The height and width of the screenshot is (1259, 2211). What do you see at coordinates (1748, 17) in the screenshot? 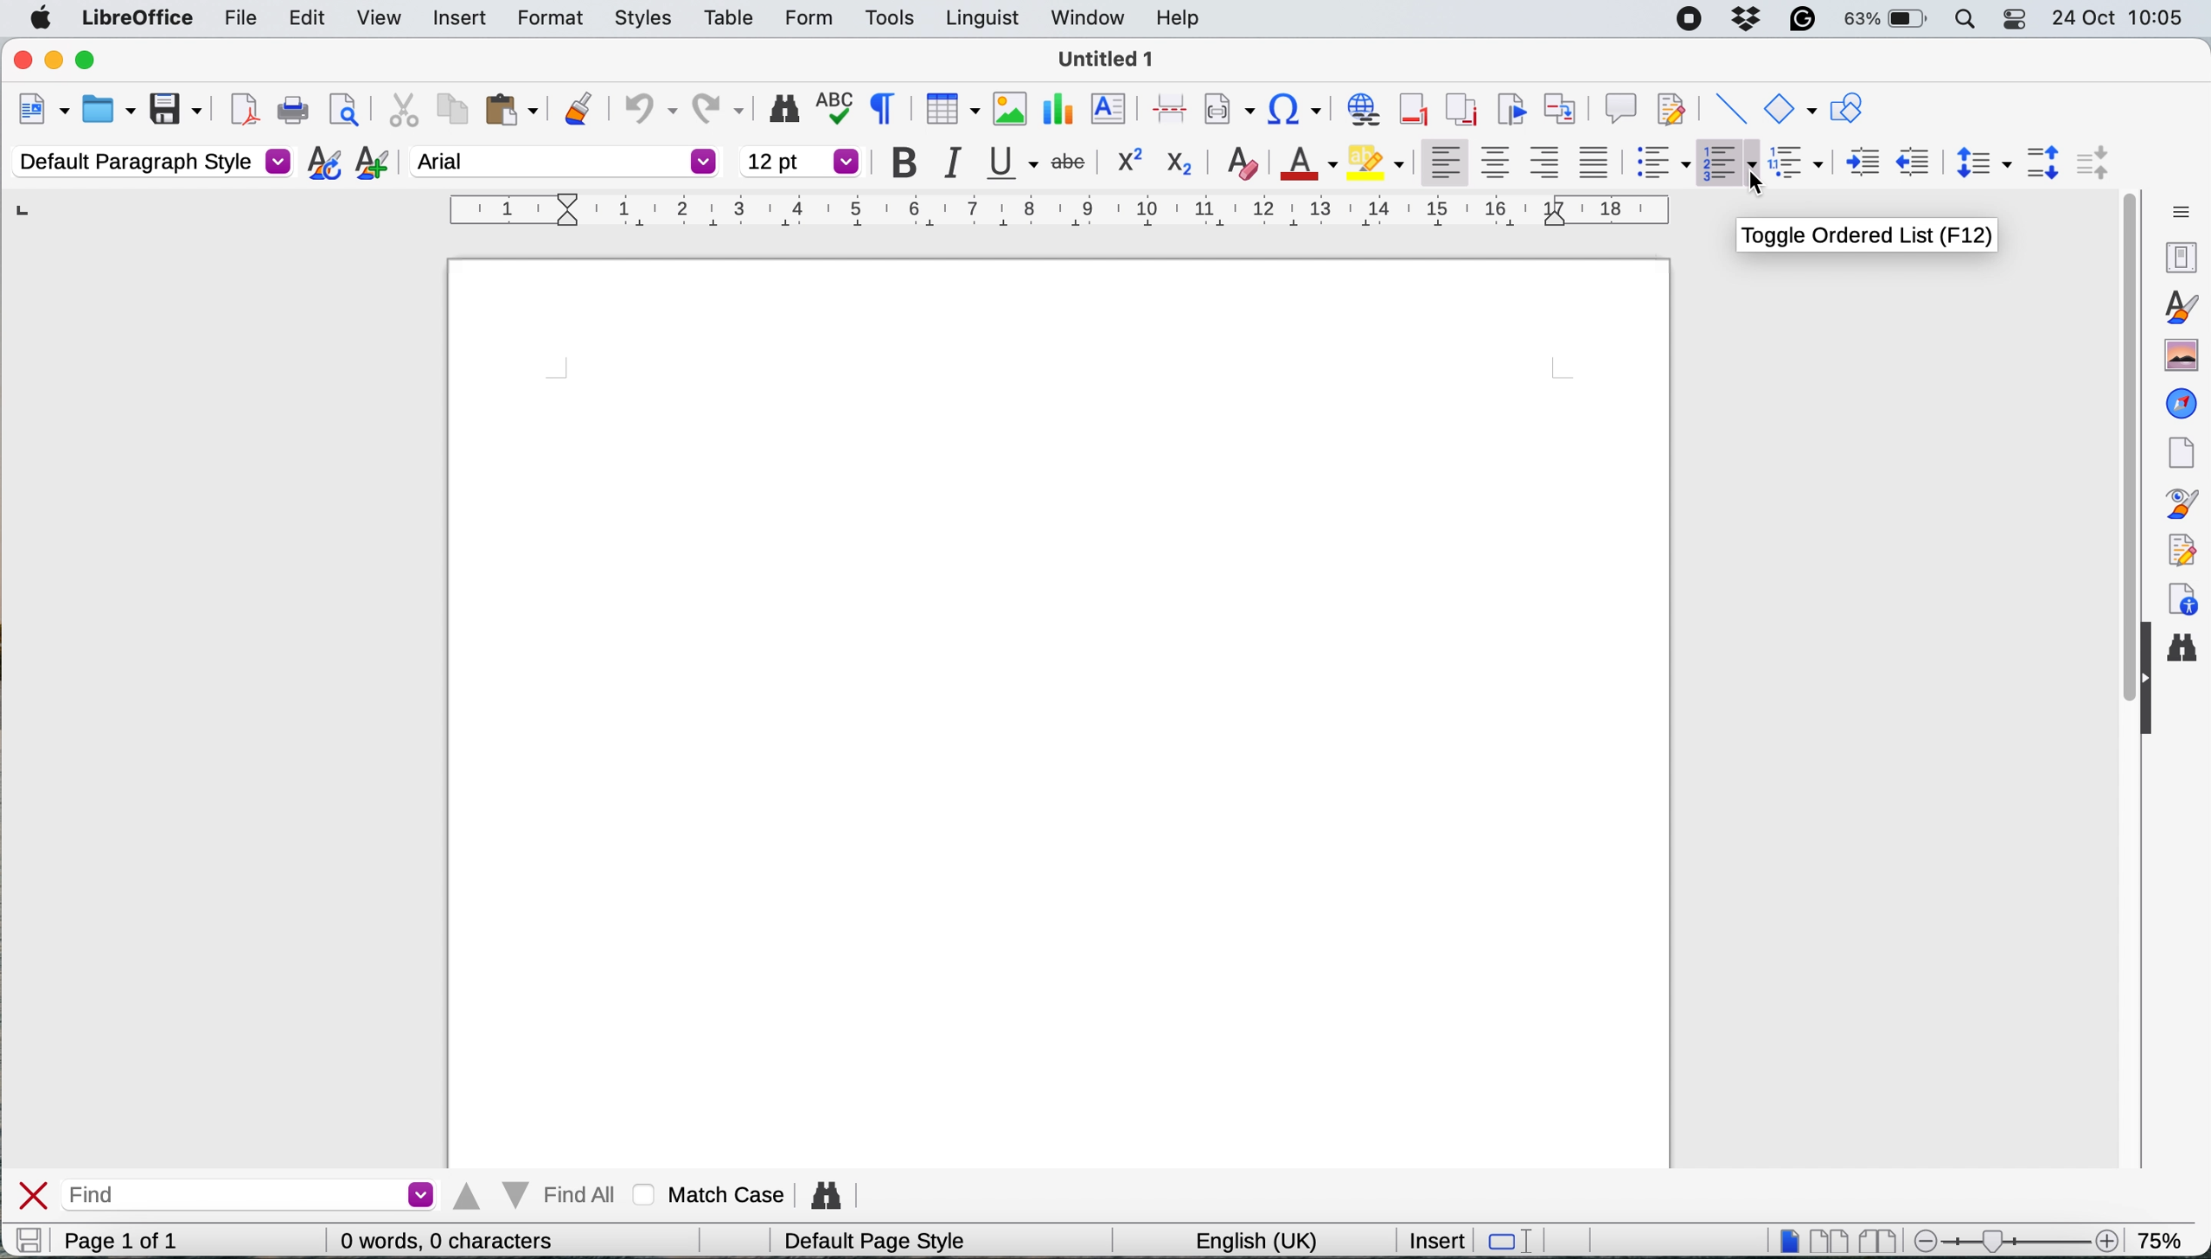
I see `dropbox` at bounding box center [1748, 17].